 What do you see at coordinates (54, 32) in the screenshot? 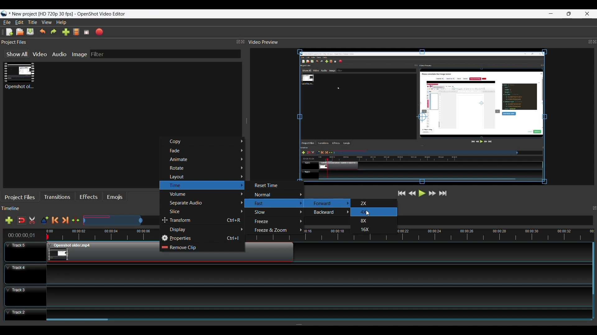
I see `Redo` at bounding box center [54, 32].